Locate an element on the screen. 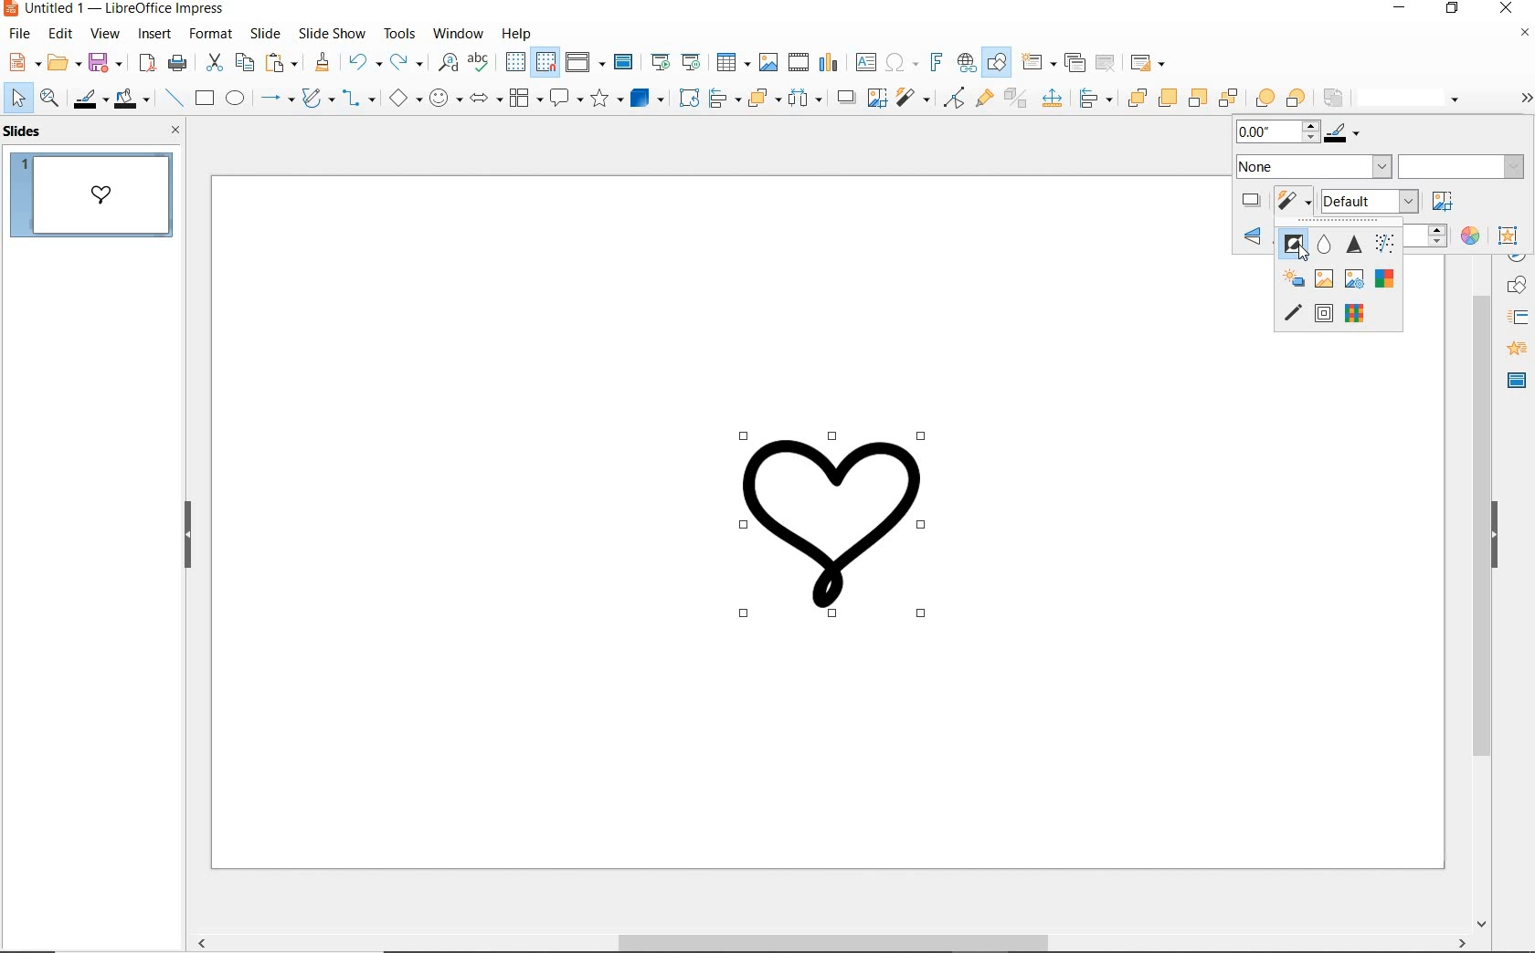 The width and height of the screenshot is (1535, 953). charcoal sketch is located at coordinates (1294, 315).